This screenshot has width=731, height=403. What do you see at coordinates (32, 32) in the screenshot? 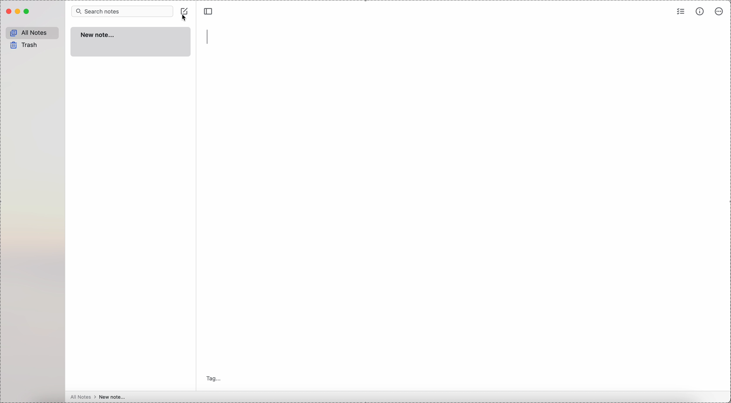
I see `all notes` at bounding box center [32, 32].